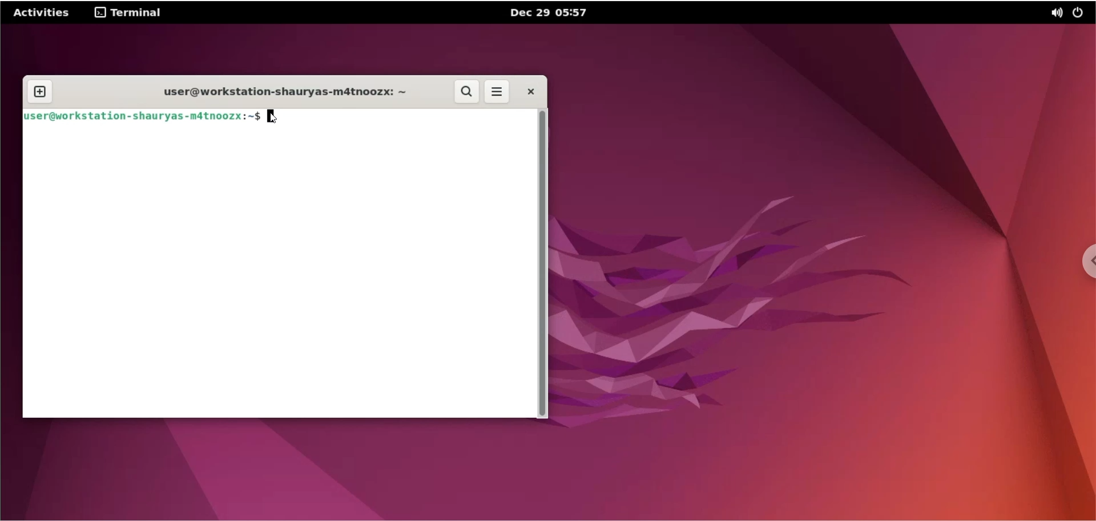 The width and height of the screenshot is (1096, 521). I want to click on user@workstation-shauryas-m4tnoozx:-$, so click(143, 116).